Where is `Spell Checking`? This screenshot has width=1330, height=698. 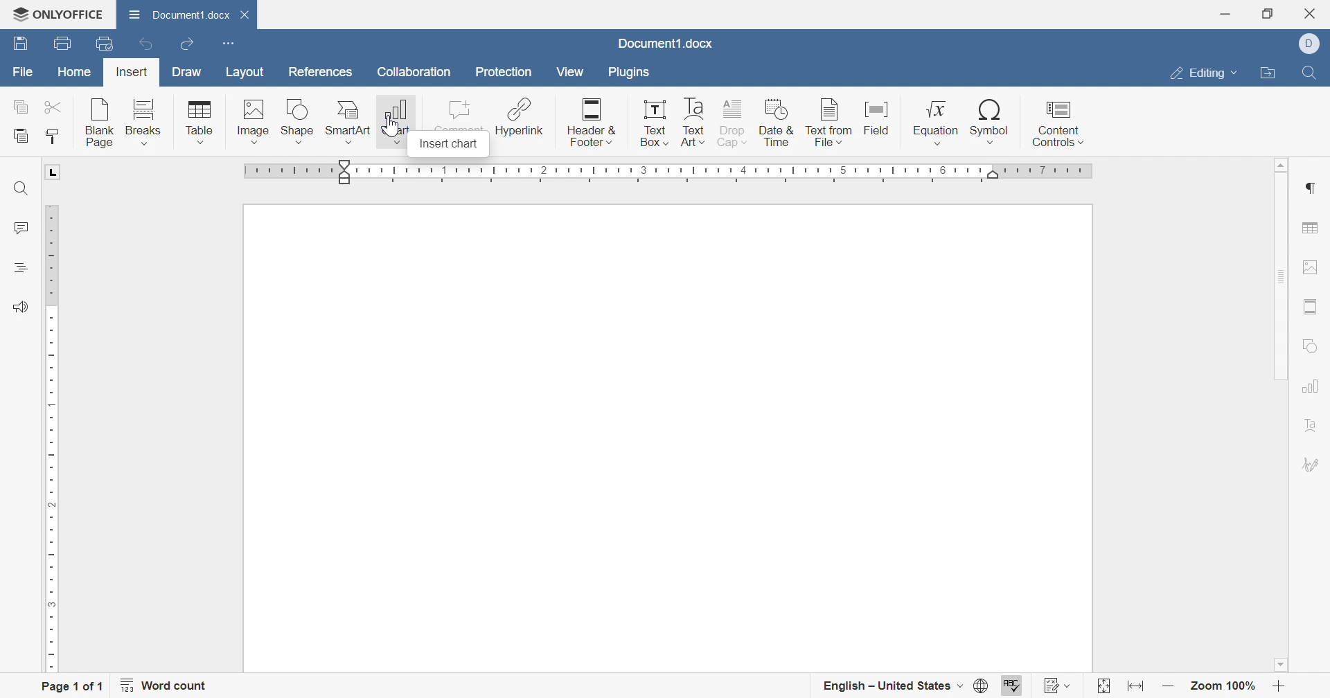 Spell Checking is located at coordinates (19, 268).